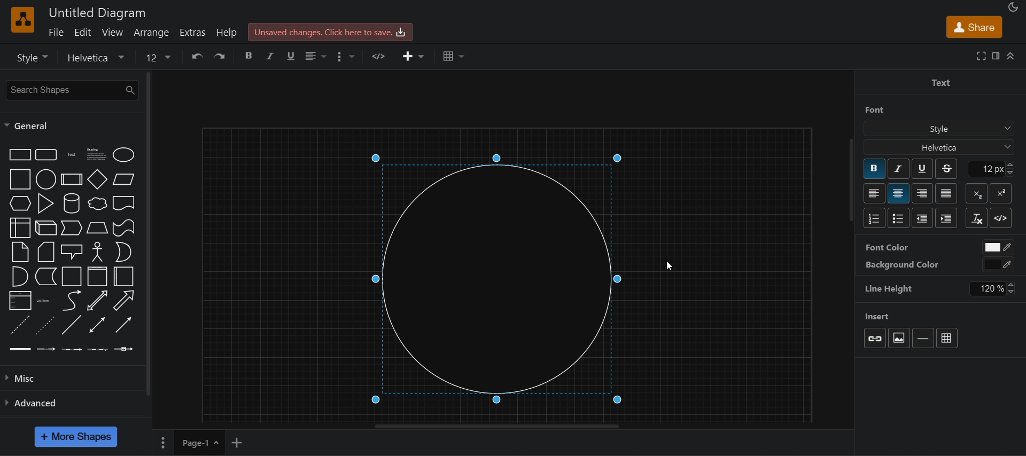 Image resolution: width=1026 pixels, height=456 pixels. What do you see at coordinates (411, 57) in the screenshot?
I see `insert` at bounding box center [411, 57].